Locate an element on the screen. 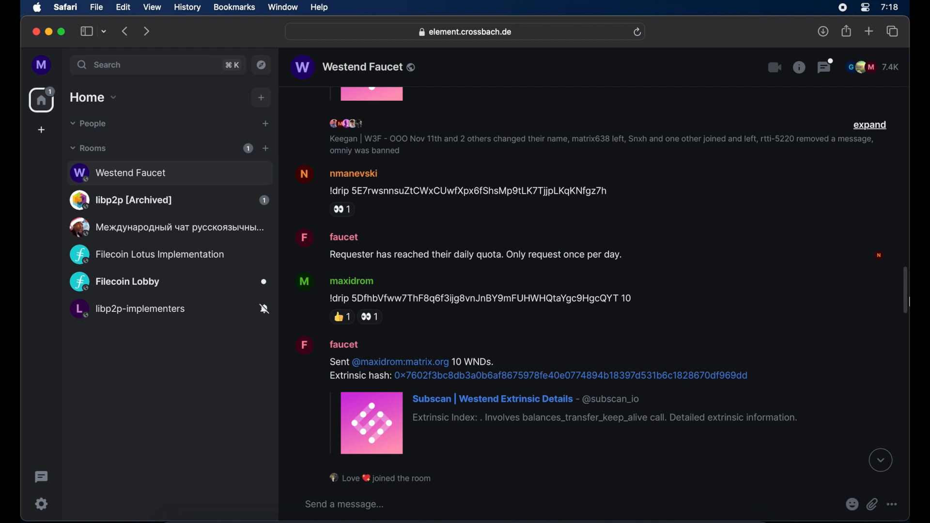 Image resolution: width=930 pixels, height=523 pixels. thread activity is located at coordinates (42, 477).